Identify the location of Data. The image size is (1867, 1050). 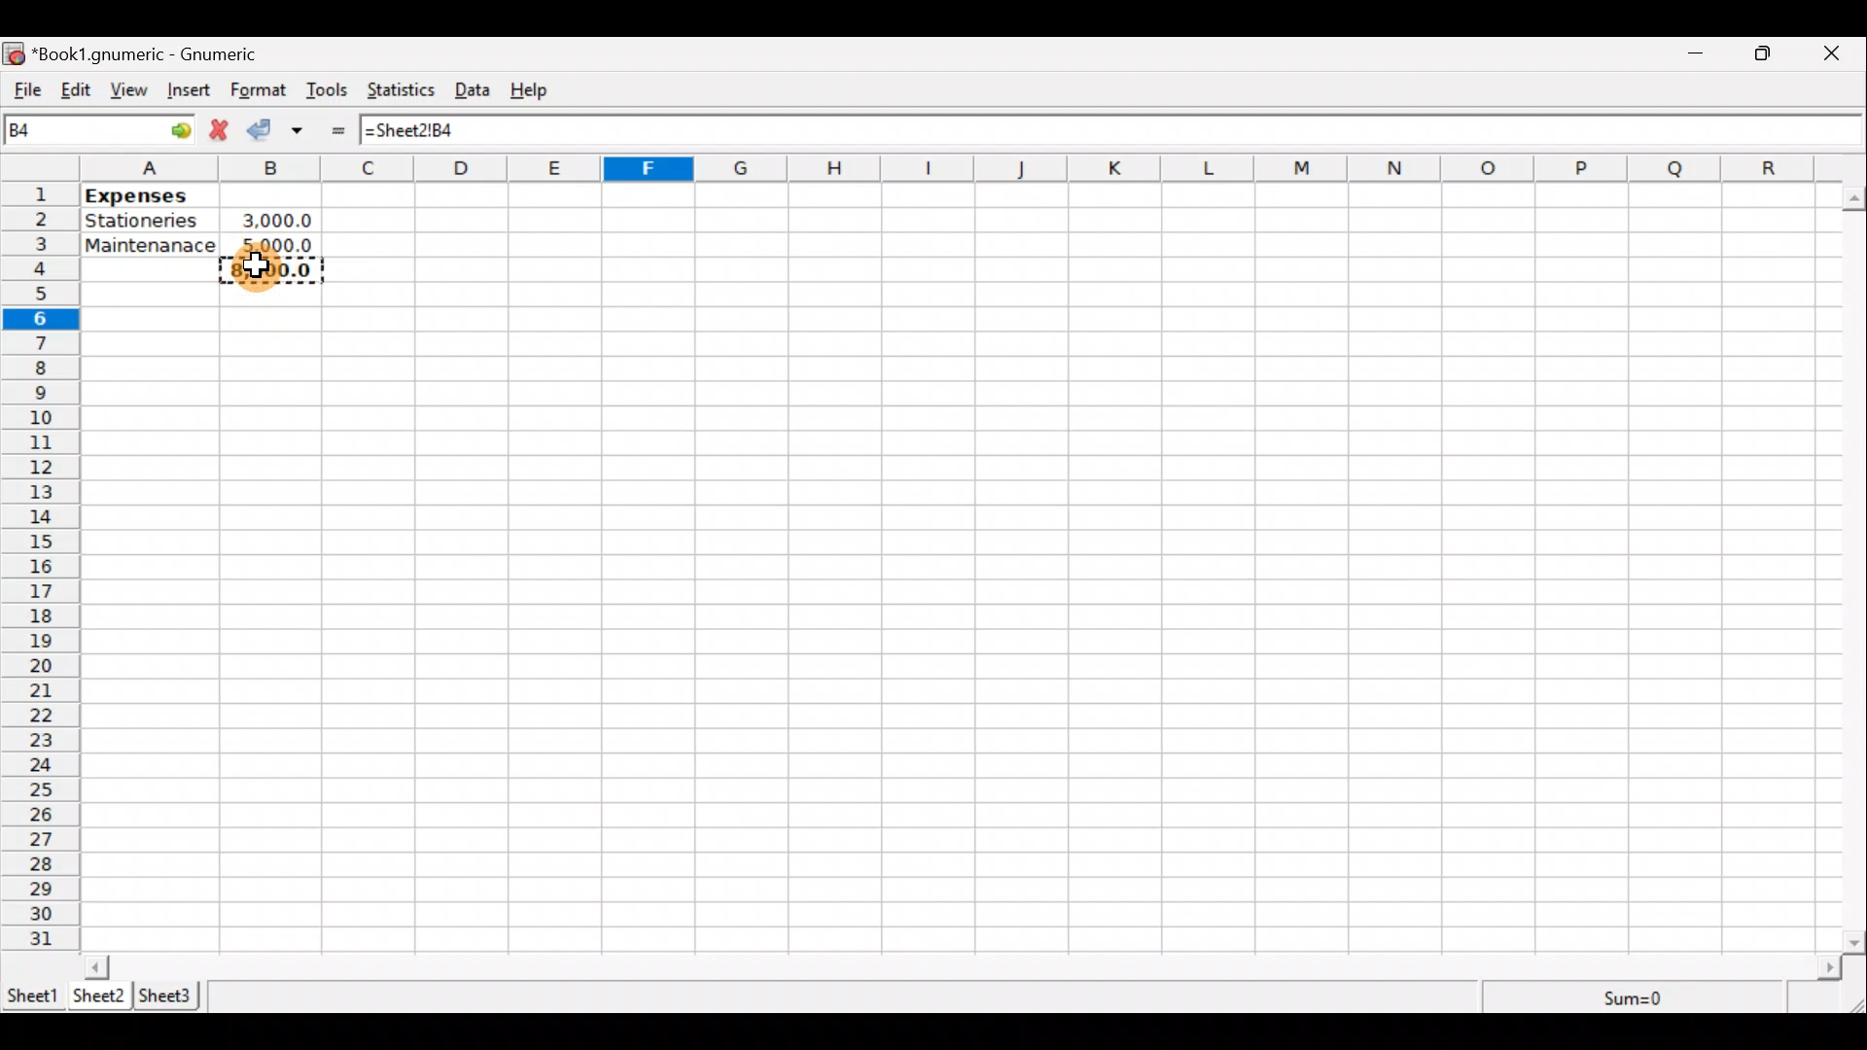
(478, 90).